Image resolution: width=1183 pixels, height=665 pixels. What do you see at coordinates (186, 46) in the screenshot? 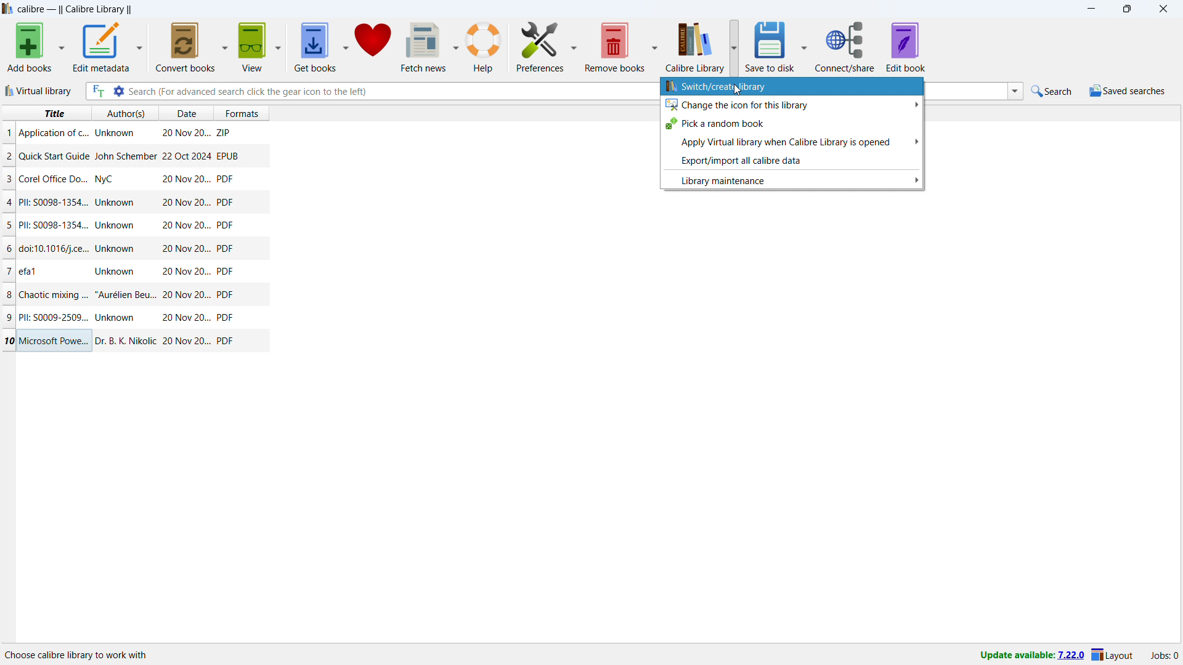
I see `convert books` at bounding box center [186, 46].